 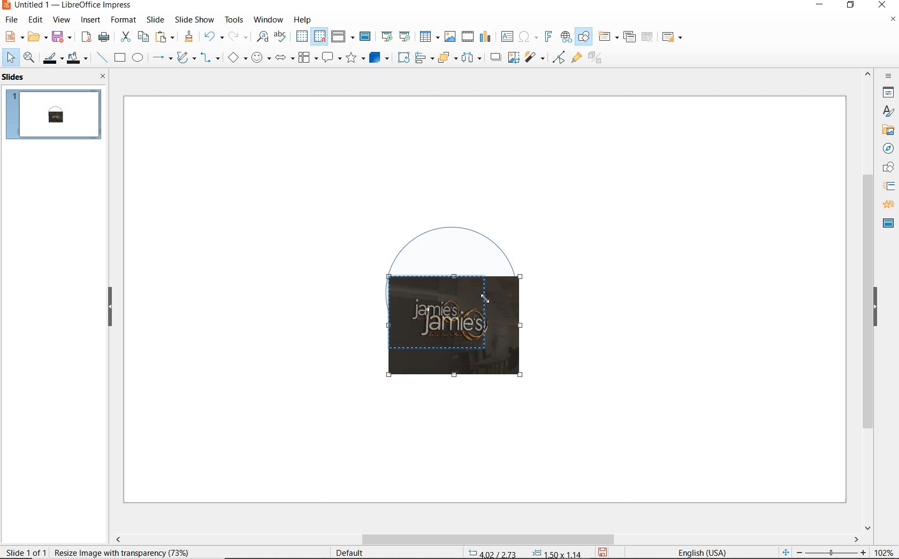 What do you see at coordinates (123, 19) in the screenshot?
I see `format` at bounding box center [123, 19].